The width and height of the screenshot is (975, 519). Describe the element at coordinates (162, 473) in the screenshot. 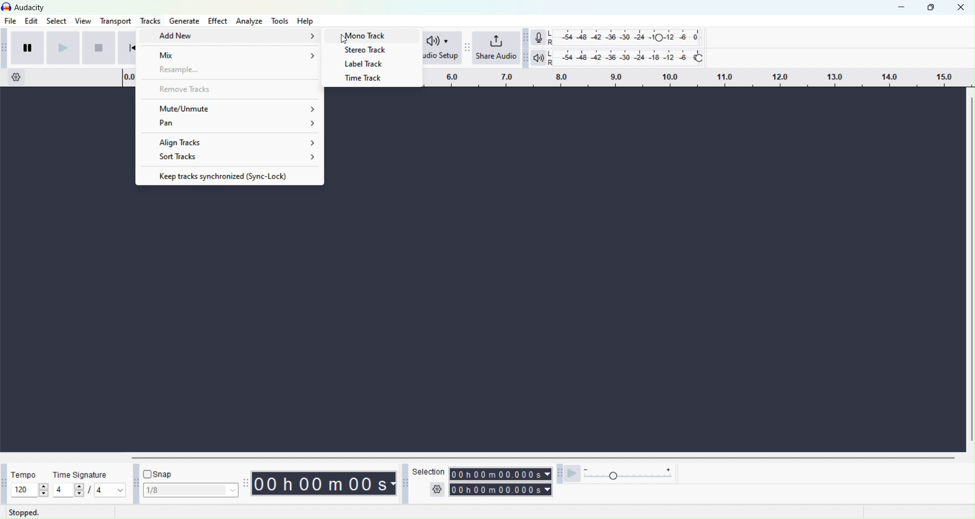

I see `Snap` at that location.